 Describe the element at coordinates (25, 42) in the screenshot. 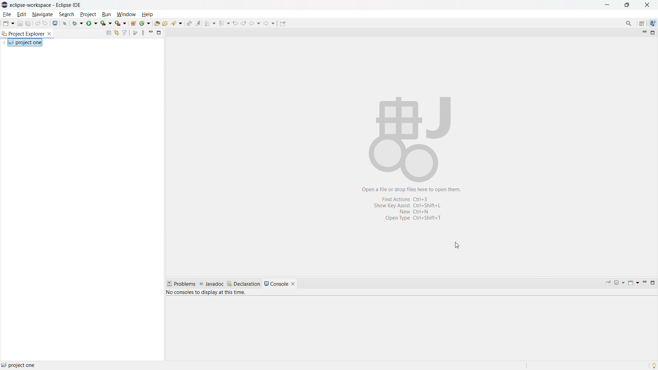

I see `project one` at that location.